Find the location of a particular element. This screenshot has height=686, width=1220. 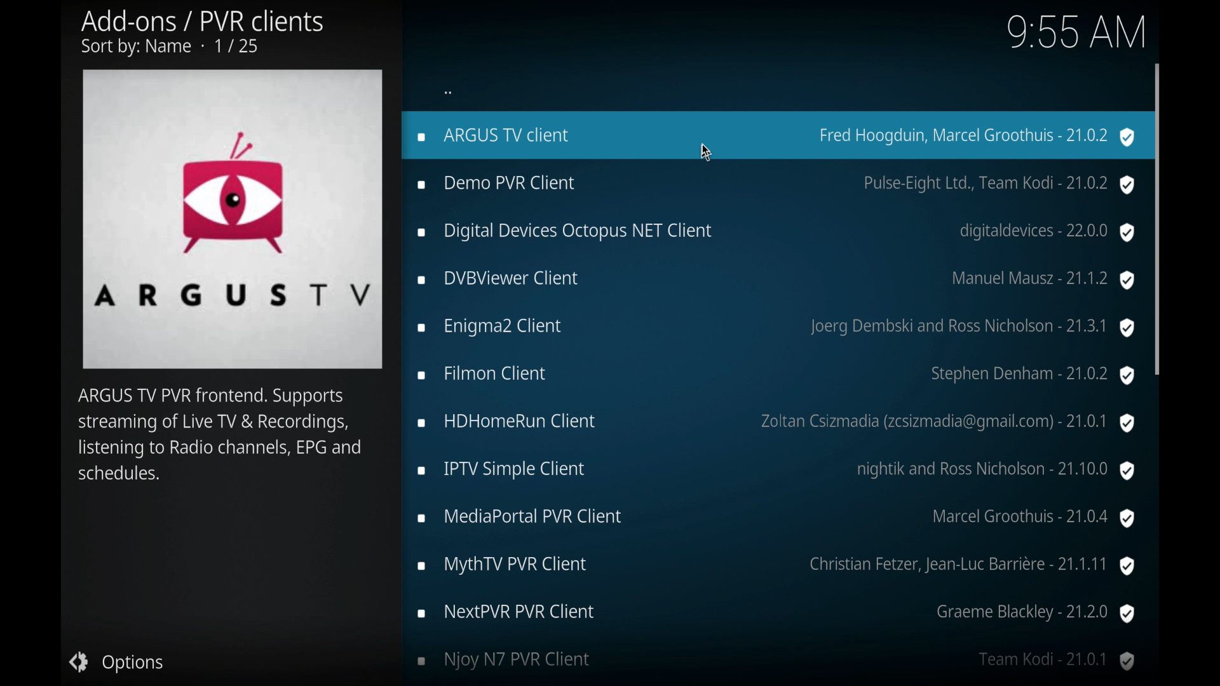

demo pvr client is located at coordinates (776, 184).